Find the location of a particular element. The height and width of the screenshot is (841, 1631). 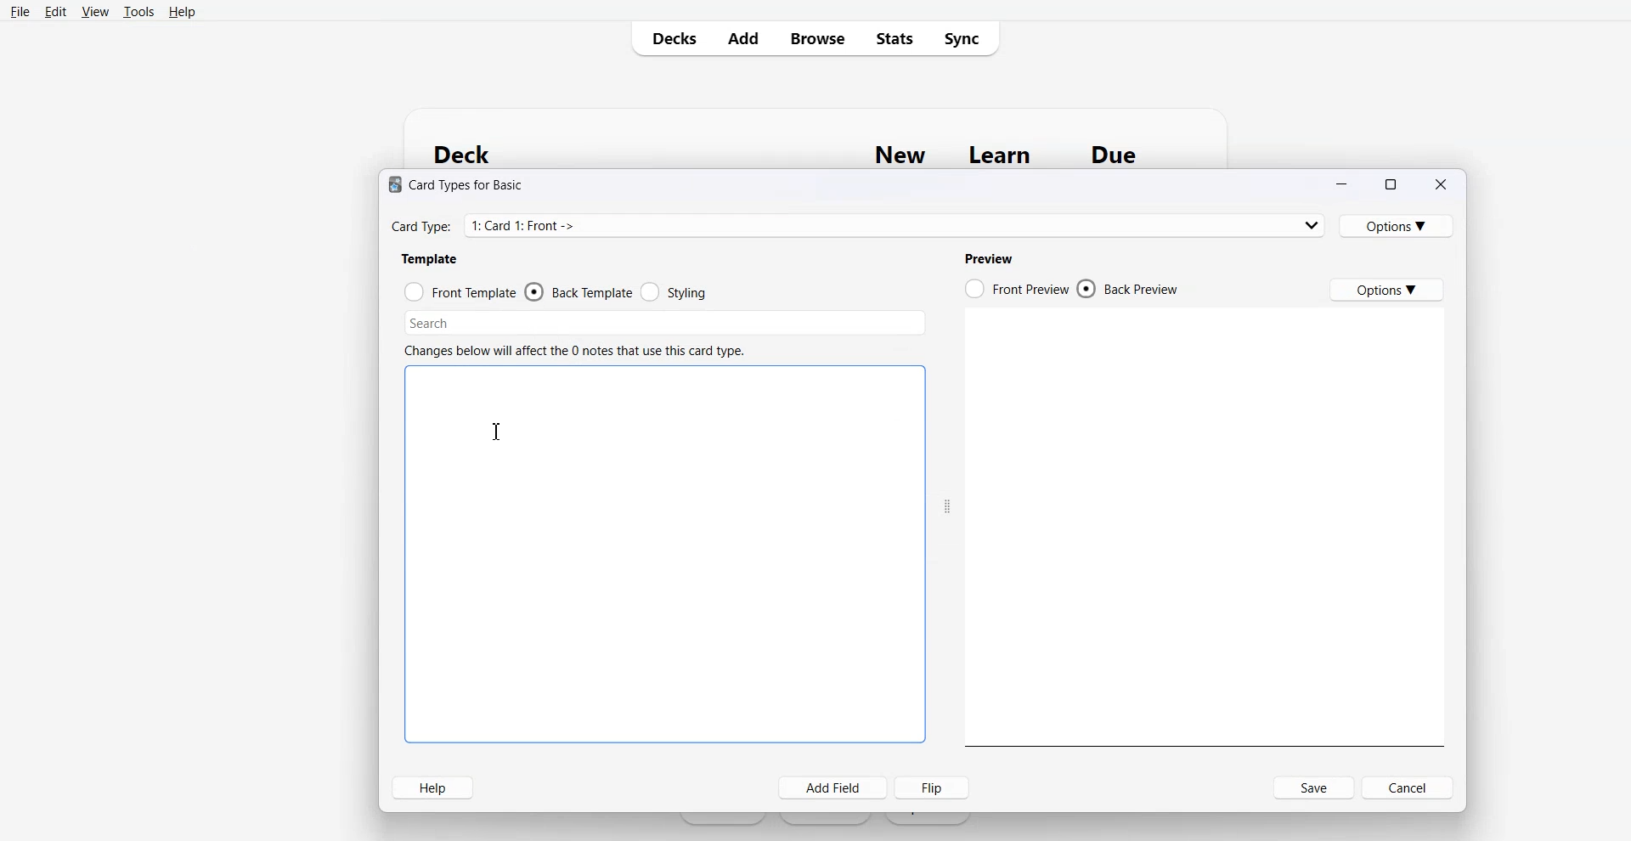

Front template is located at coordinates (467, 292).